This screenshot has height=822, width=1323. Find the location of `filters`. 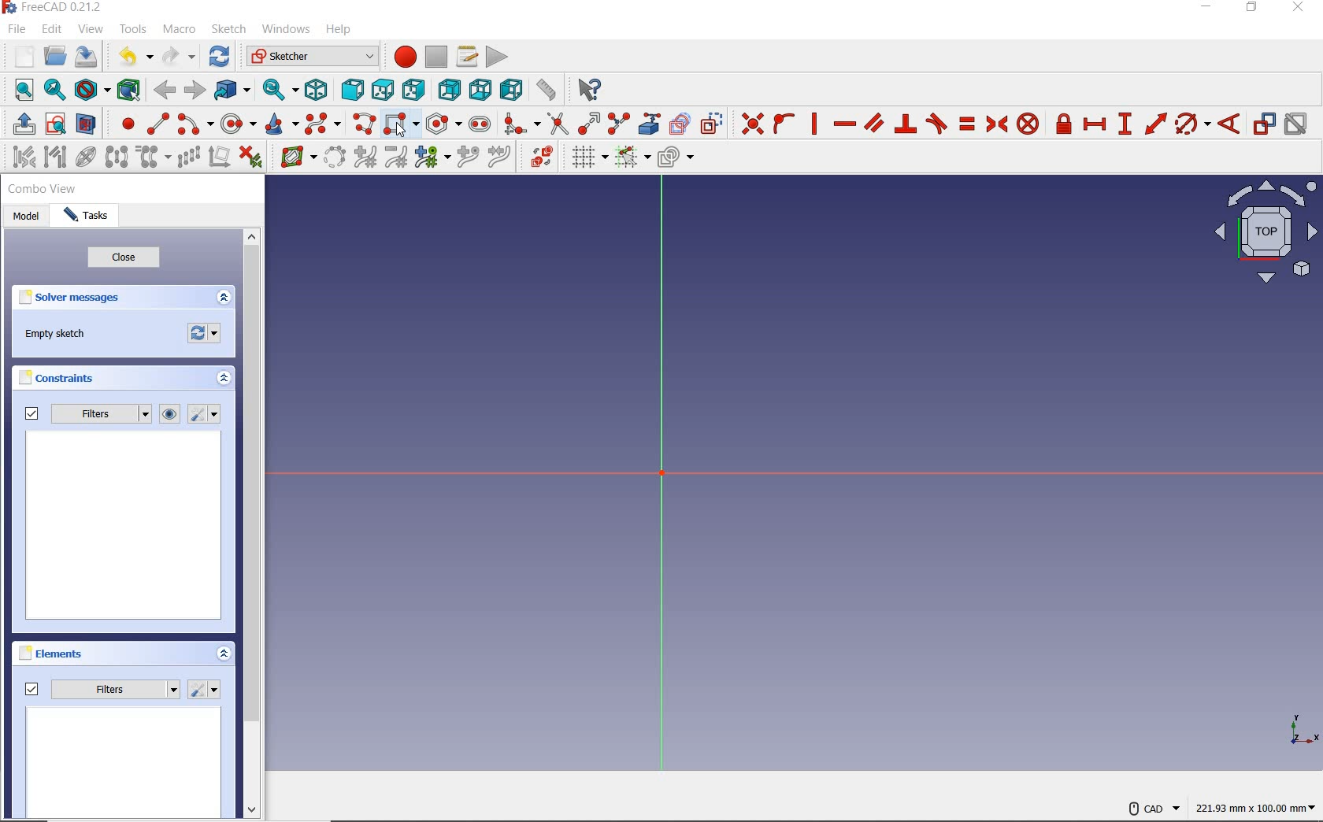

filters is located at coordinates (102, 689).